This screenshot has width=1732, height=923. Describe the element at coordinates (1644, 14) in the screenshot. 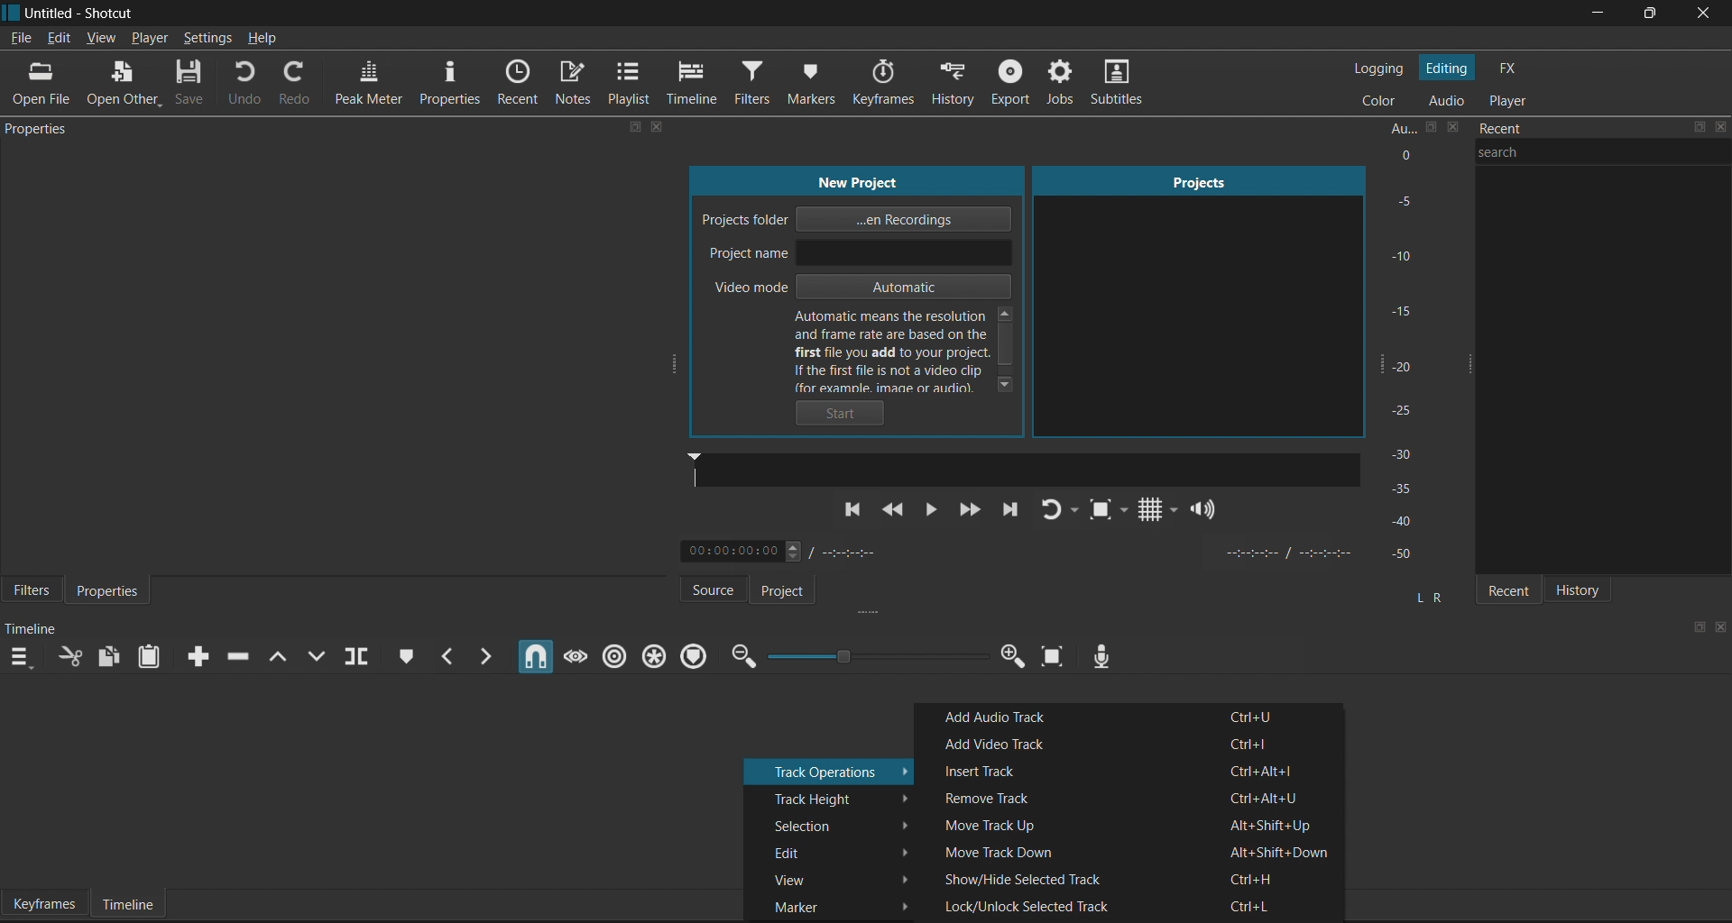

I see `maximize` at that location.